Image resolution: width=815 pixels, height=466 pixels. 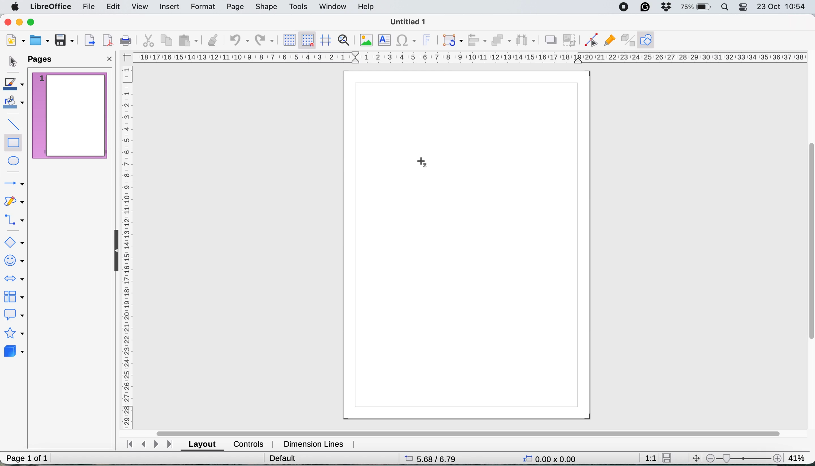 What do you see at coordinates (697, 7) in the screenshot?
I see `battery` at bounding box center [697, 7].